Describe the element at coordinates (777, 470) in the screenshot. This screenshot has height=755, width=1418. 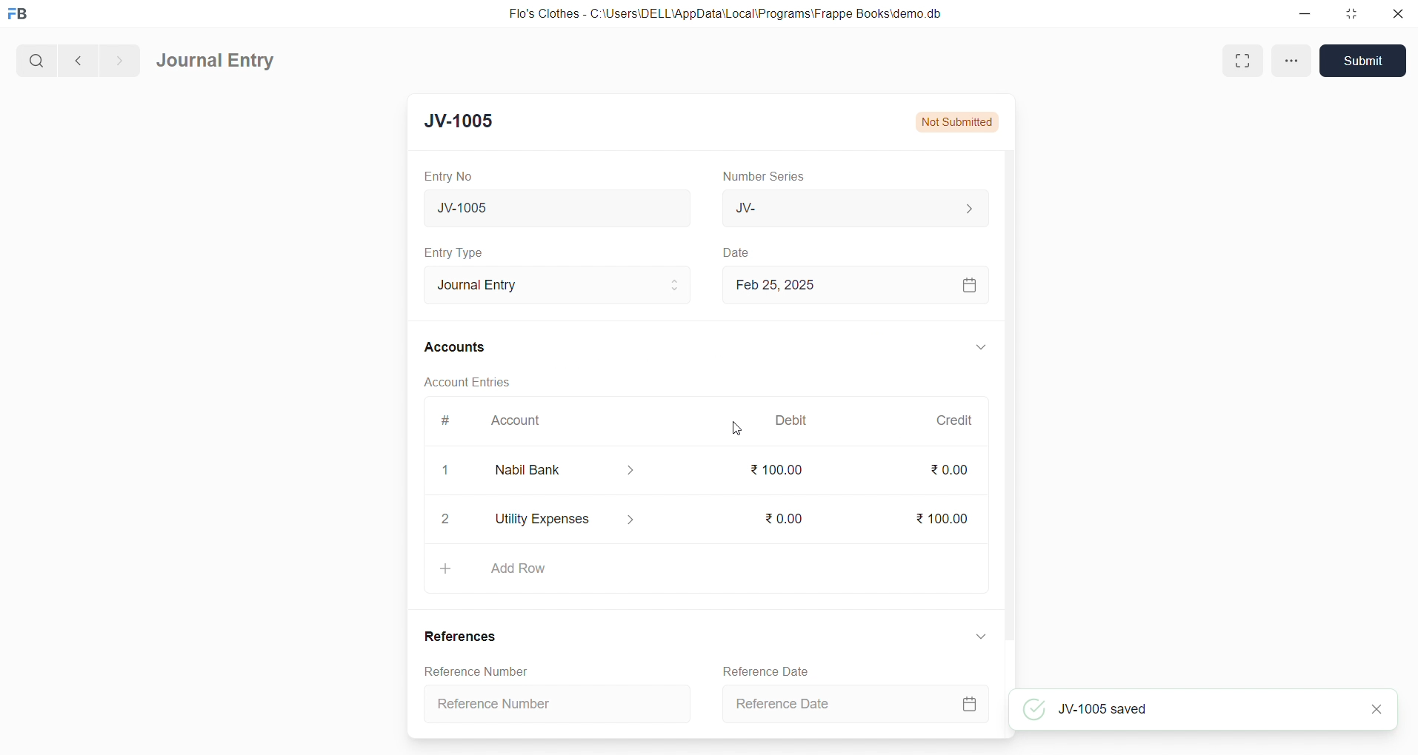
I see `₹ 100.00` at that location.